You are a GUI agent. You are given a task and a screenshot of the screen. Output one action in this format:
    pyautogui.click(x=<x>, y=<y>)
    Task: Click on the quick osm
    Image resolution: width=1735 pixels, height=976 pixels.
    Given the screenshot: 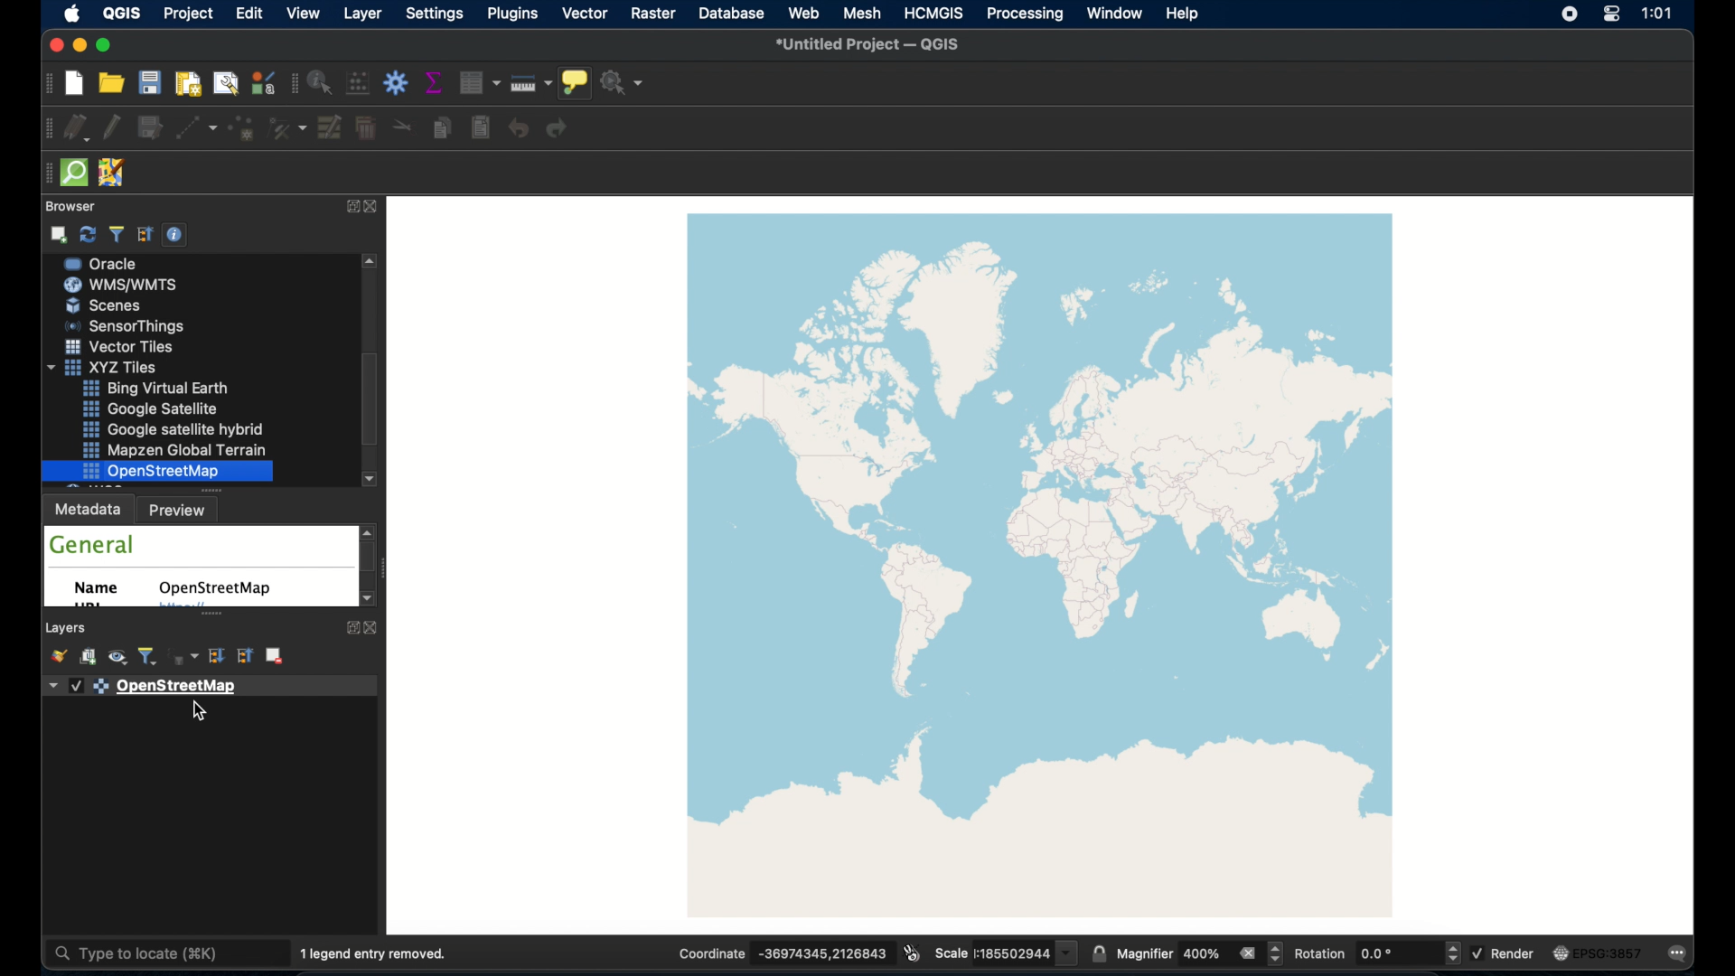 What is the action you would take?
    pyautogui.click(x=73, y=173)
    